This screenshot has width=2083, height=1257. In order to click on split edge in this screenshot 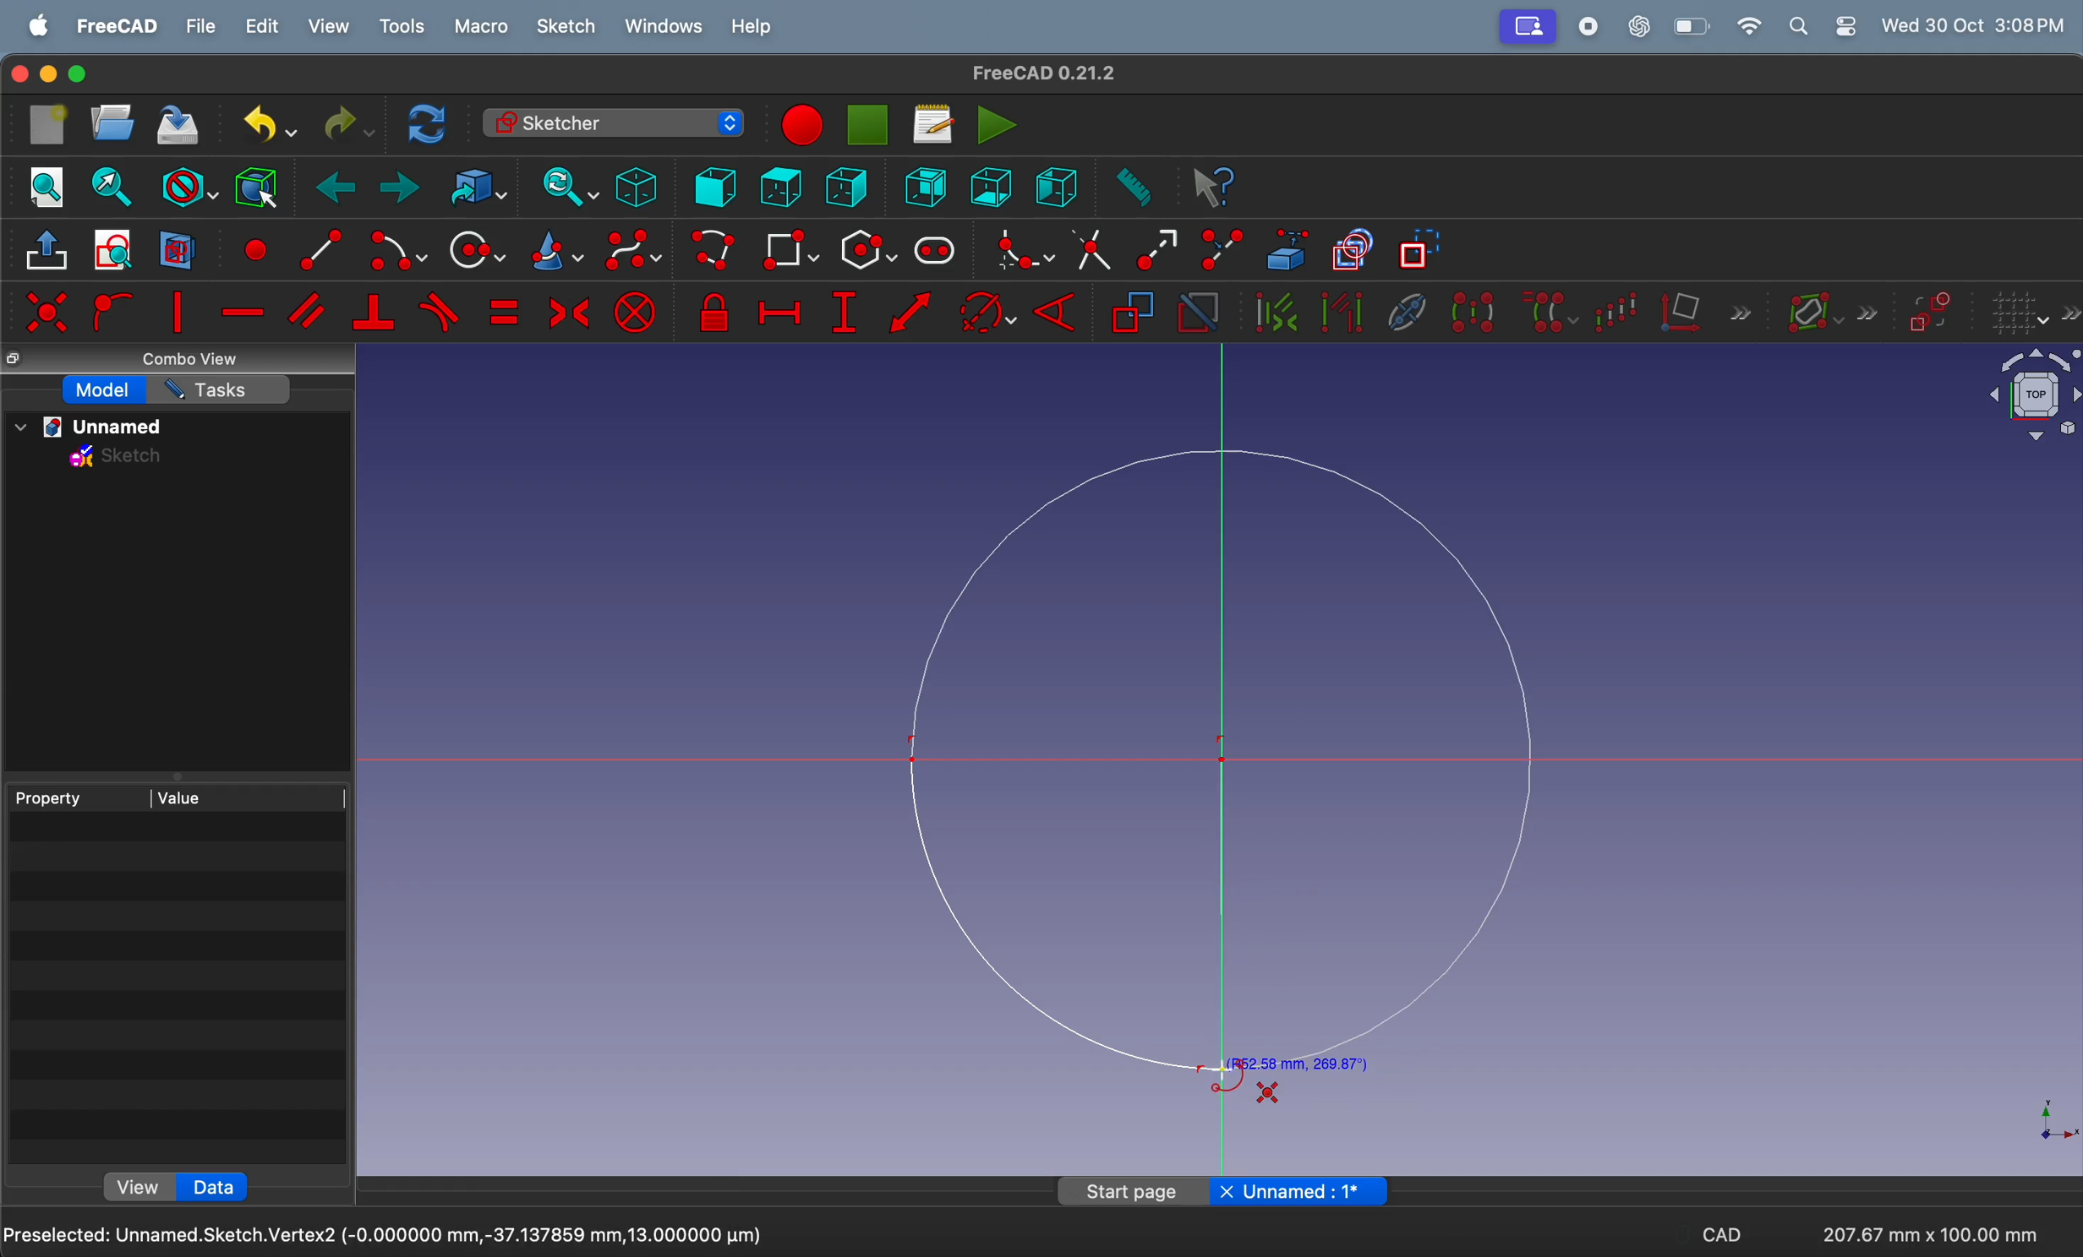, I will do `click(1226, 247)`.